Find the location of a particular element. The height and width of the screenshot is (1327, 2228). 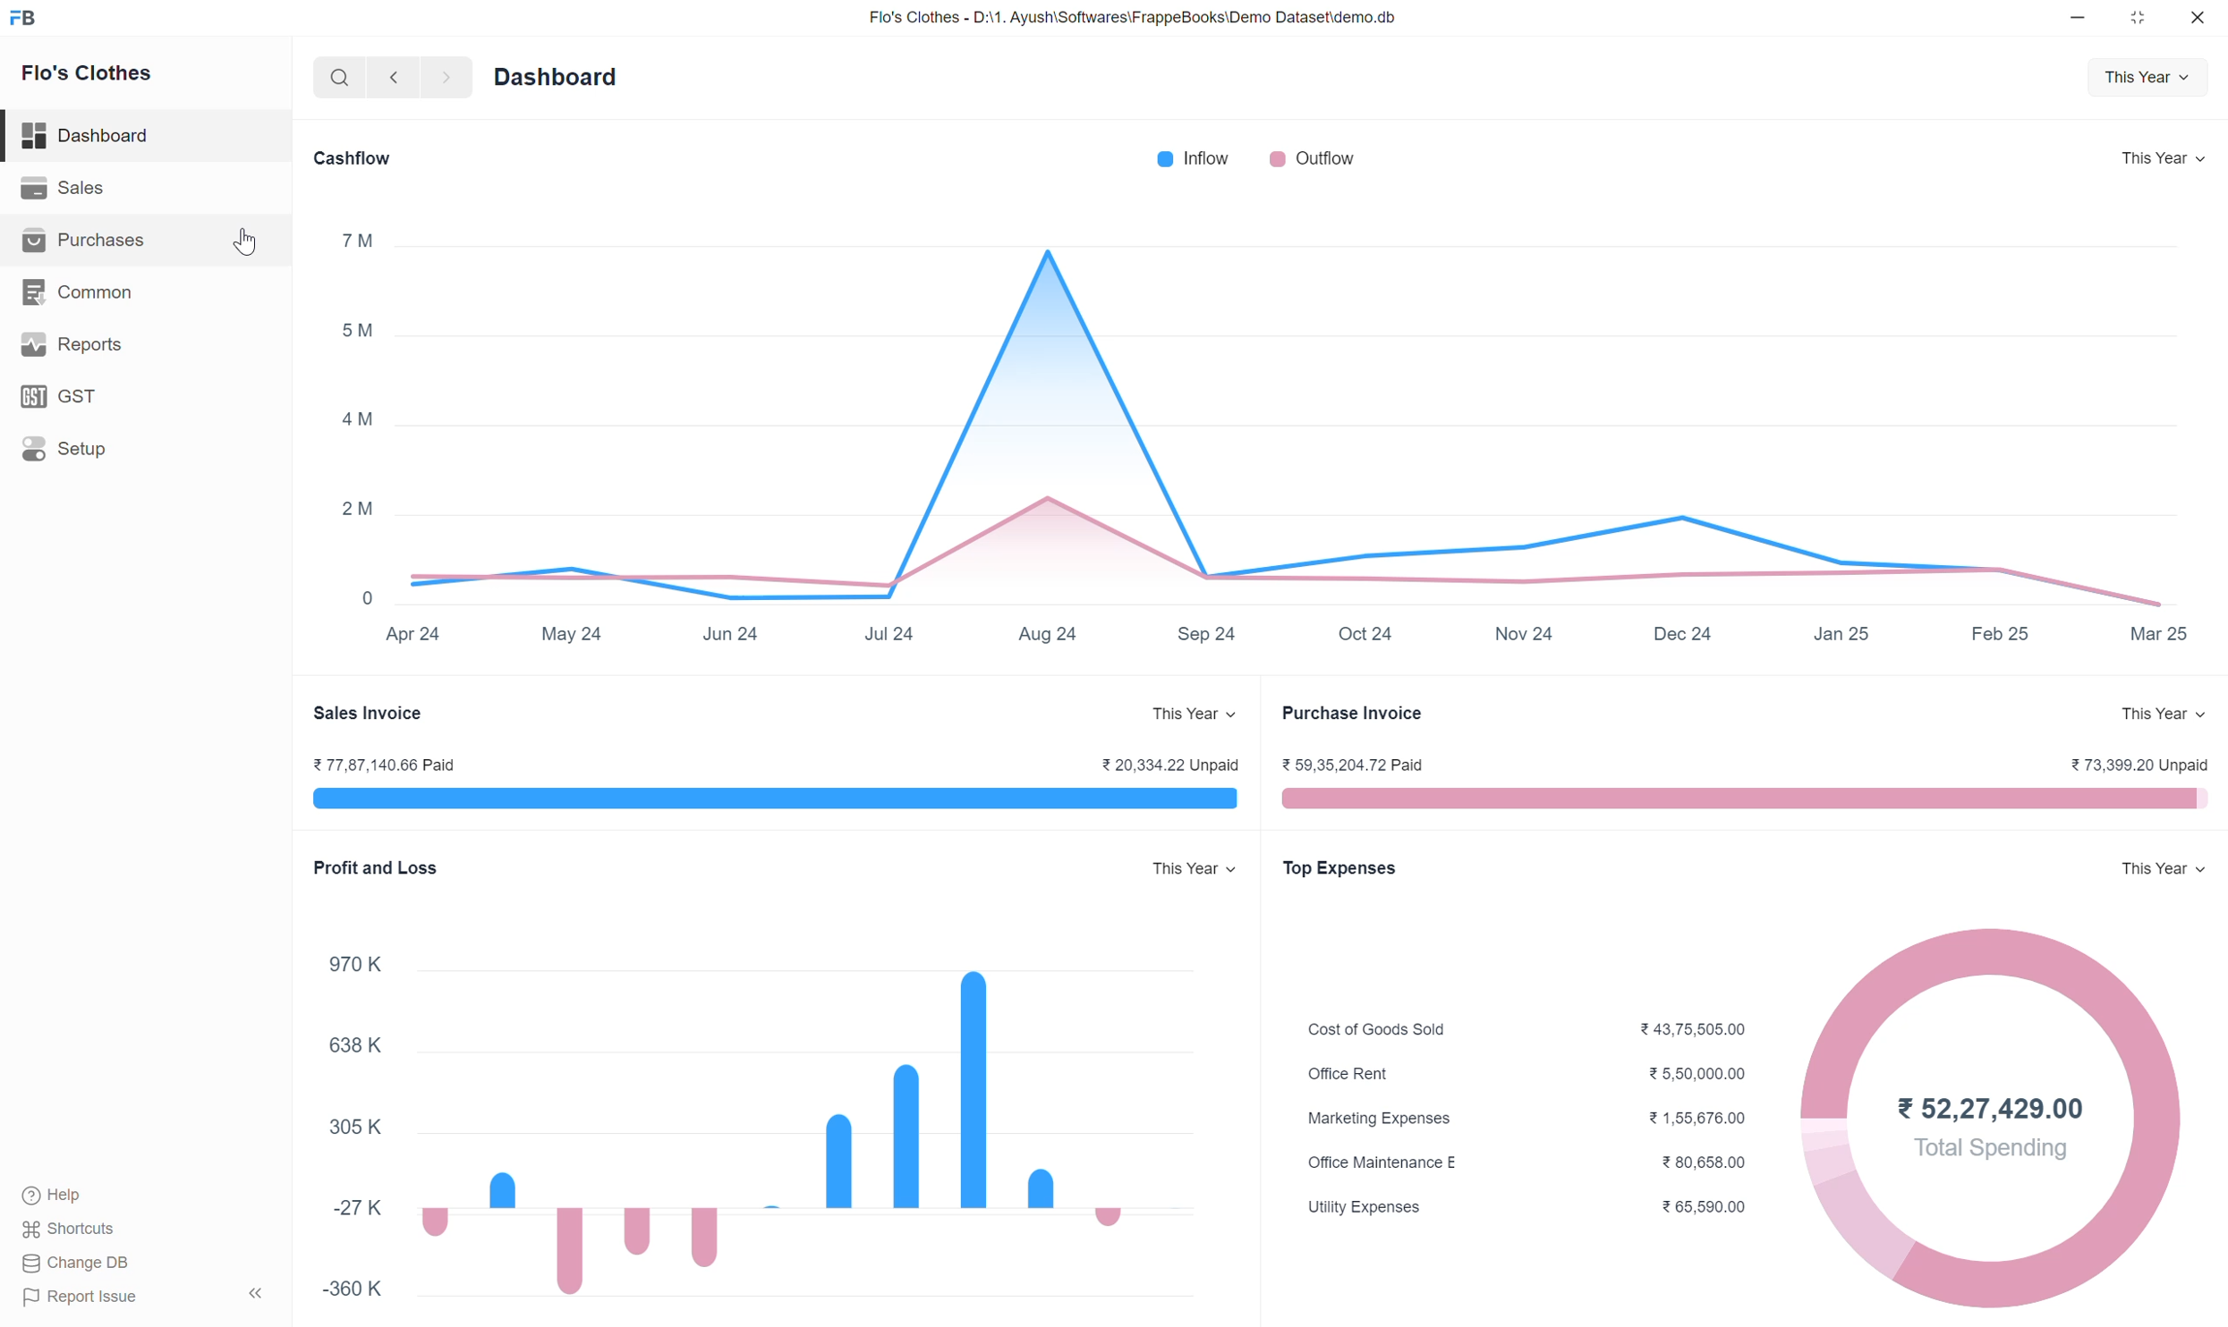

Purchases is located at coordinates (80, 240).